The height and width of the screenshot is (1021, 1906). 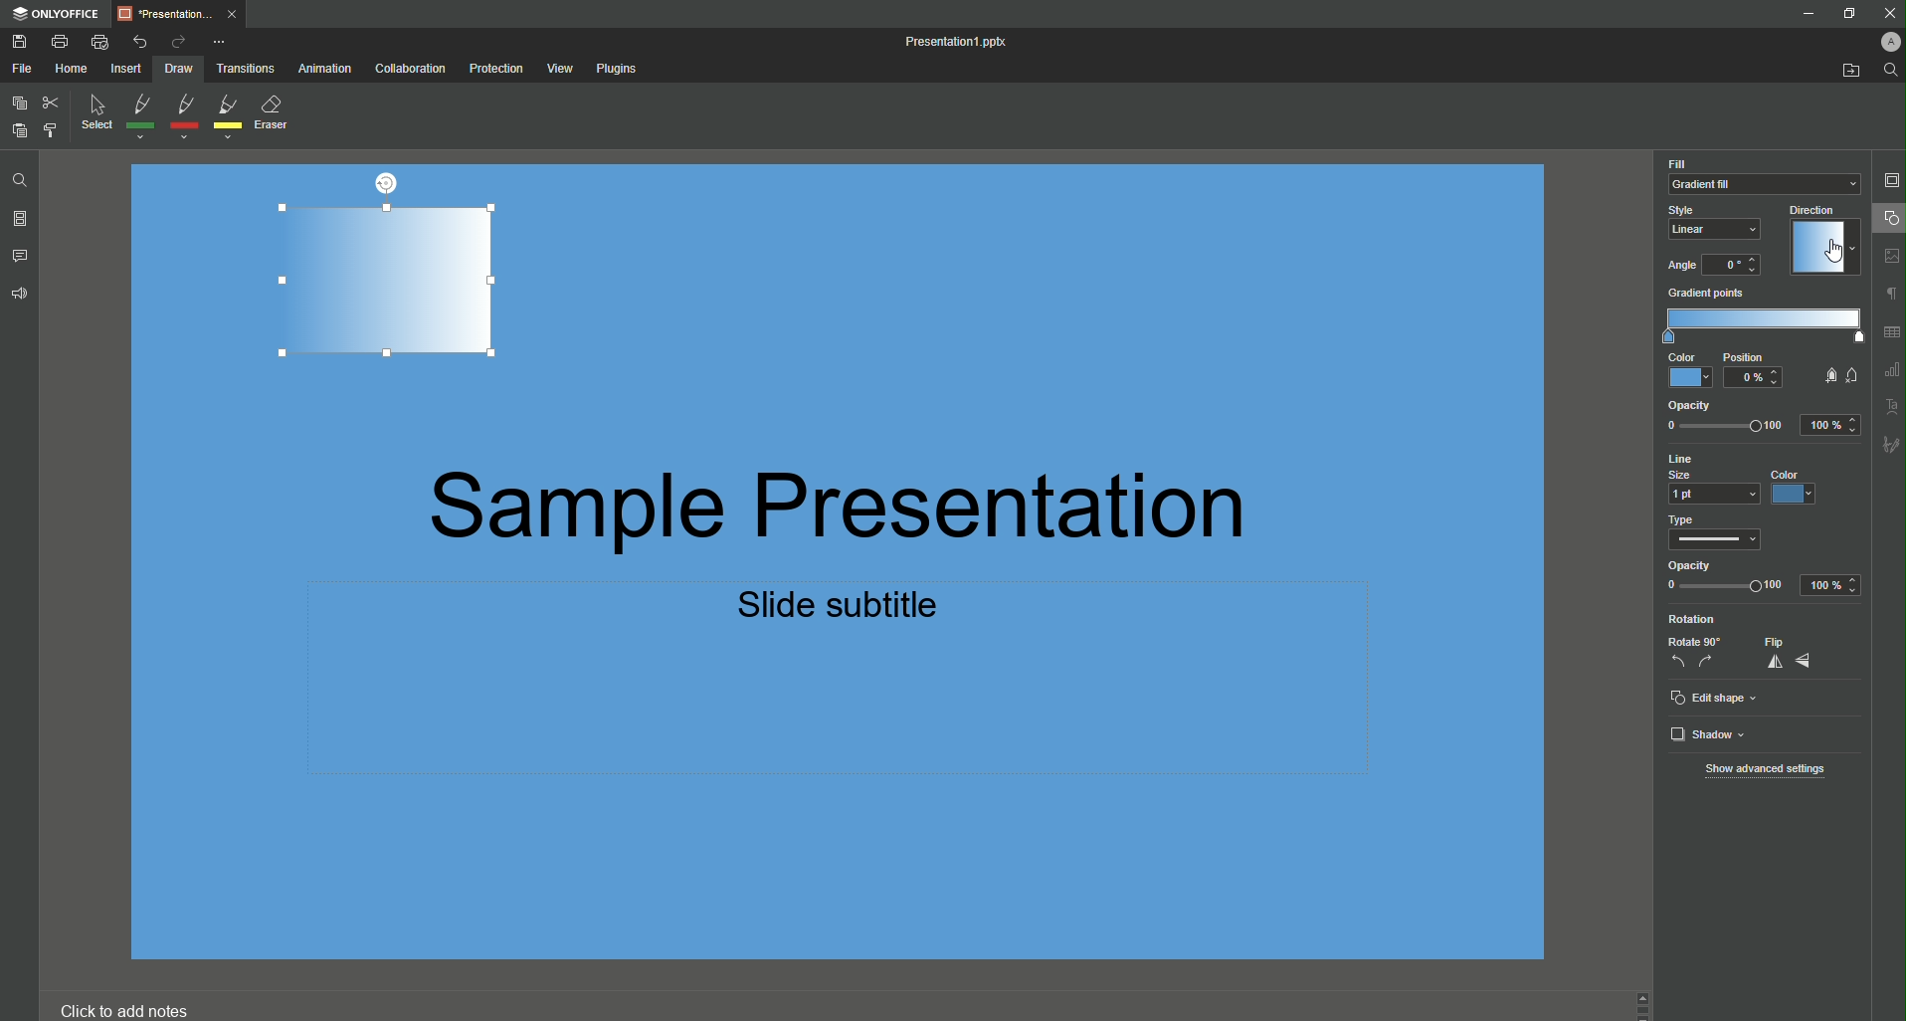 What do you see at coordinates (1704, 734) in the screenshot?
I see `Shadow` at bounding box center [1704, 734].